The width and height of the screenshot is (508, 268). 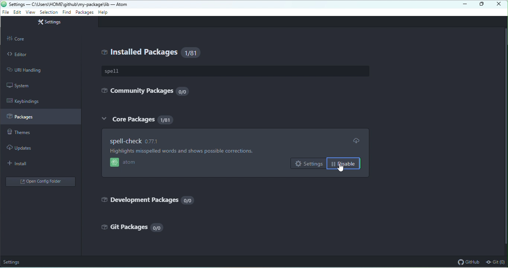 I want to click on system, so click(x=23, y=86).